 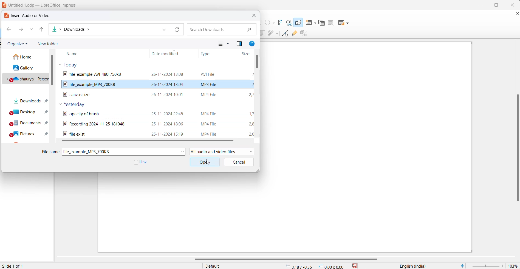 I want to click on current slide number, so click(x=15, y=266).